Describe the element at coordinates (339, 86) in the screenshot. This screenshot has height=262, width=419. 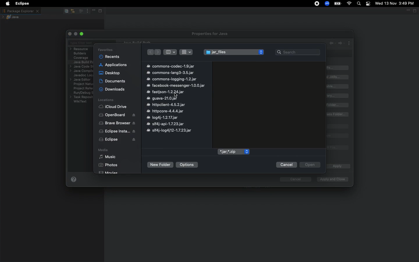
I see `Add variable` at that location.